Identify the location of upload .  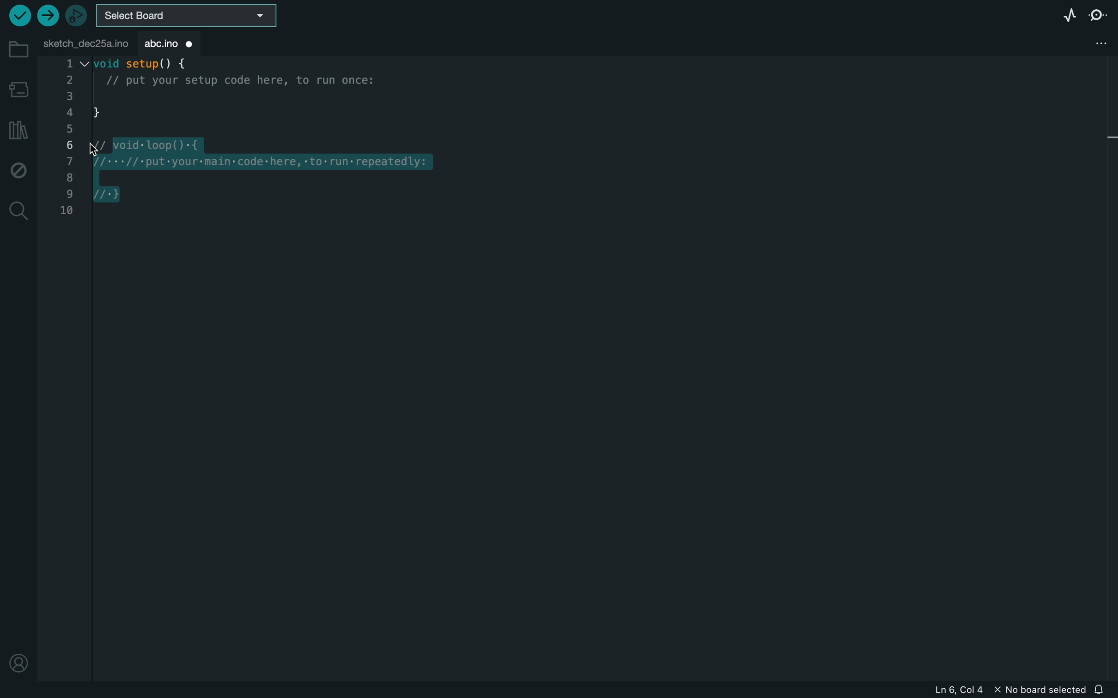
(47, 16).